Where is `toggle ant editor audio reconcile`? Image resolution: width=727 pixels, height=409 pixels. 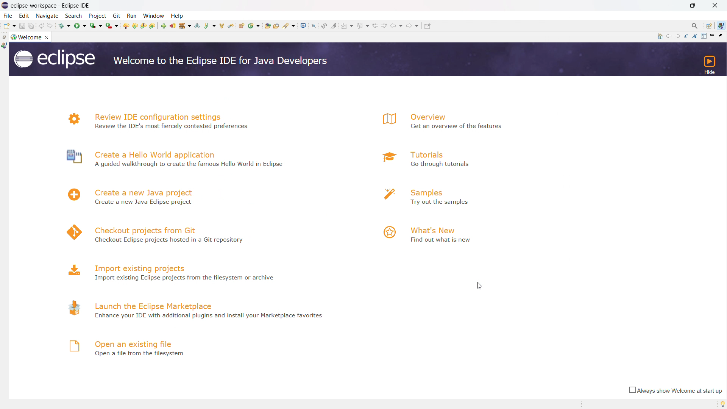 toggle ant editor audio reconcile is located at coordinates (324, 26).